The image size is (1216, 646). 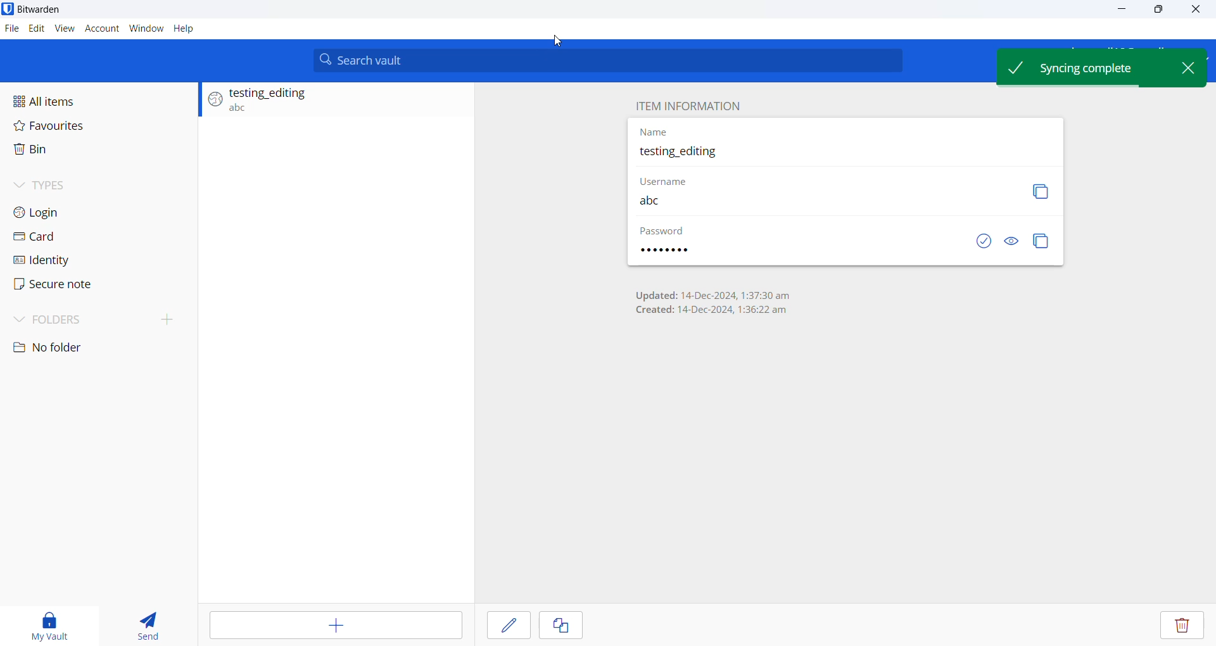 What do you see at coordinates (184, 28) in the screenshot?
I see `Help` at bounding box center [184, 28].